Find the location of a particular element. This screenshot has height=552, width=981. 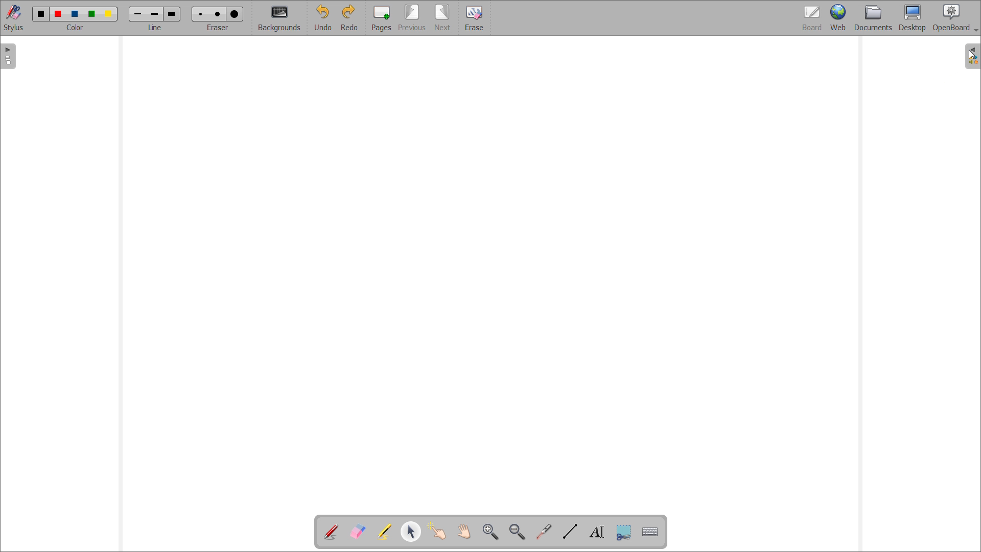

board is located at coordinates (812, 18).